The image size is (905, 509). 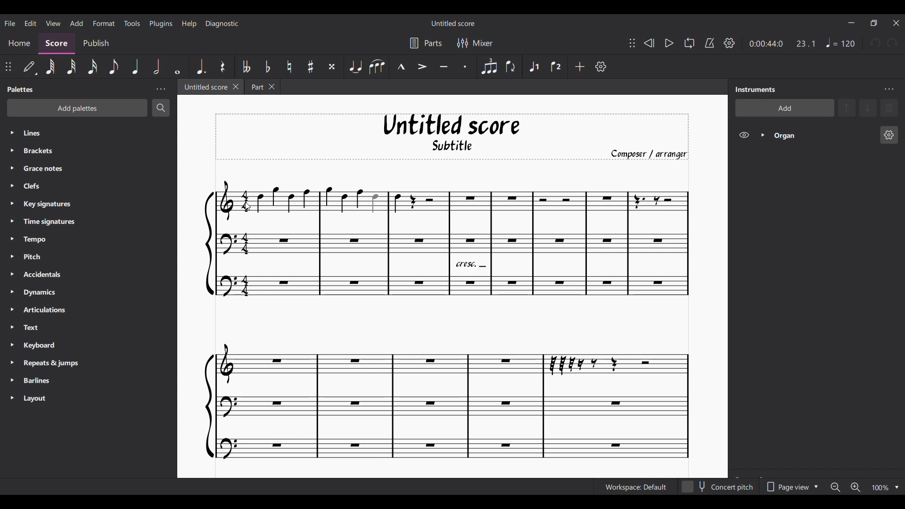 I want to click on Panel title, so click(x=756, y=89).